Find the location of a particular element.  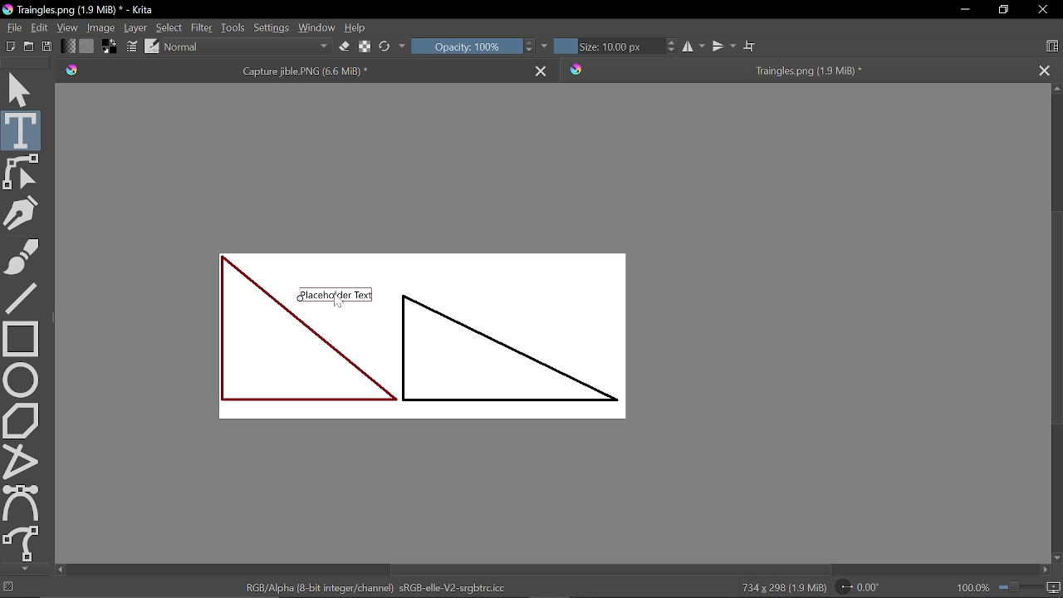

choose brush preset is located at coordinates (151, 47).